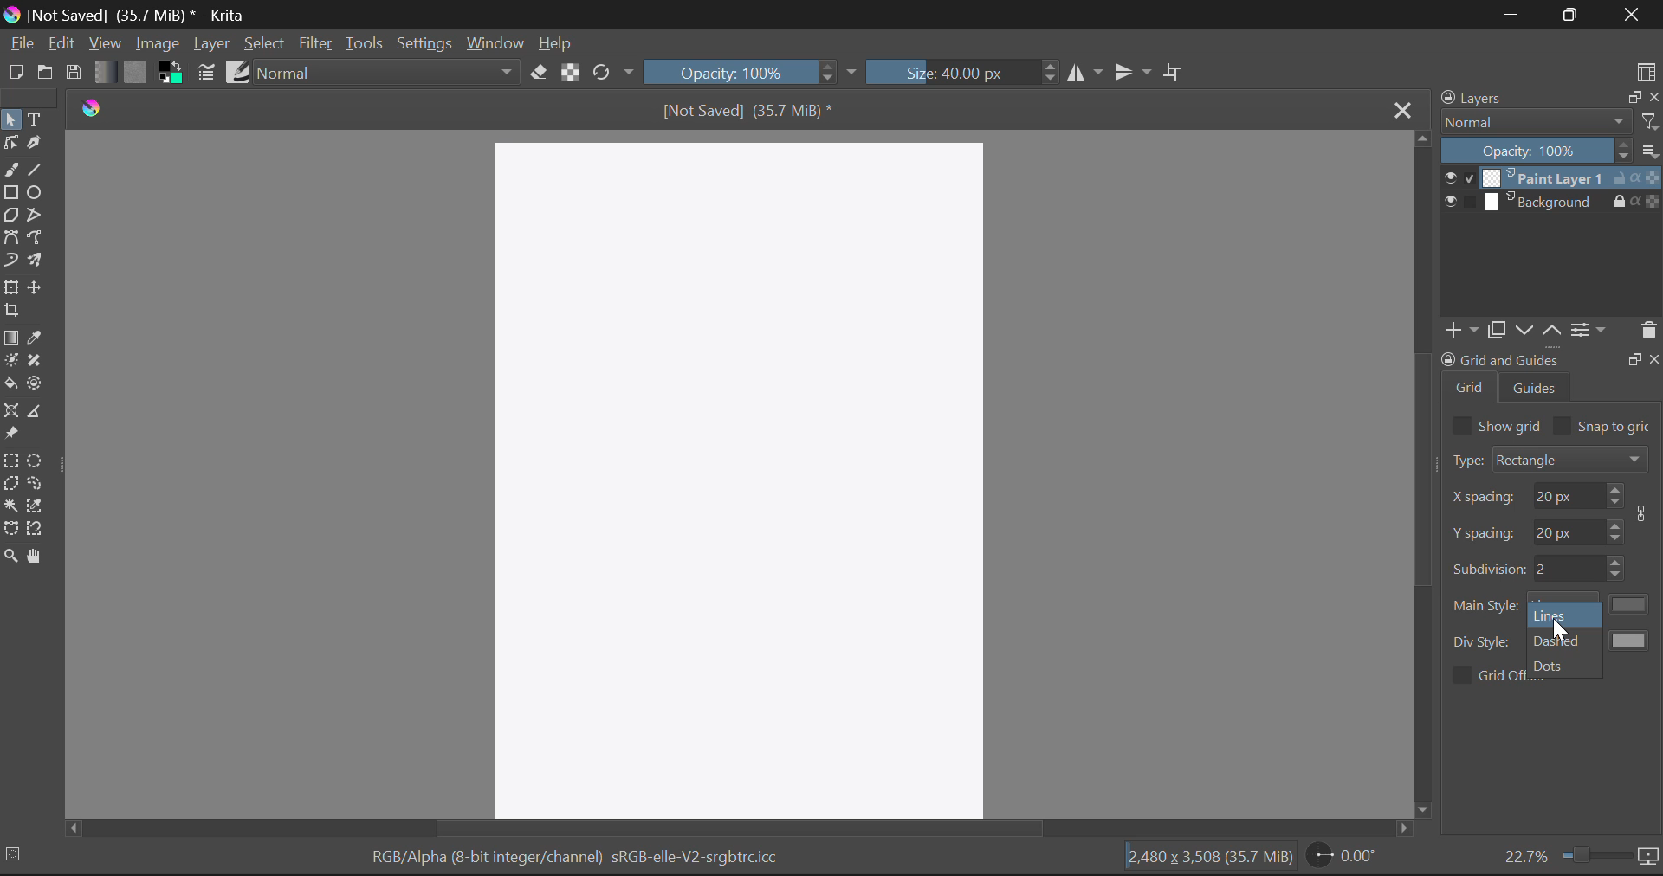 The width and height of the screenshot is (1663, 876). What do you see at coordinates (10, 557) in the screenshot?
I see `Zoom` at bounding box center [10, 557].